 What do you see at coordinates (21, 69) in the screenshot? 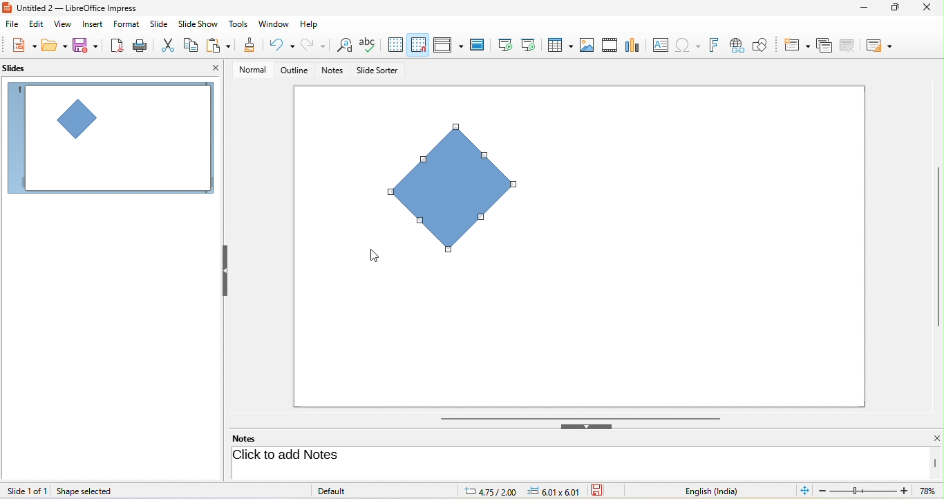
I see `slides` at bounding box center [21, 69].